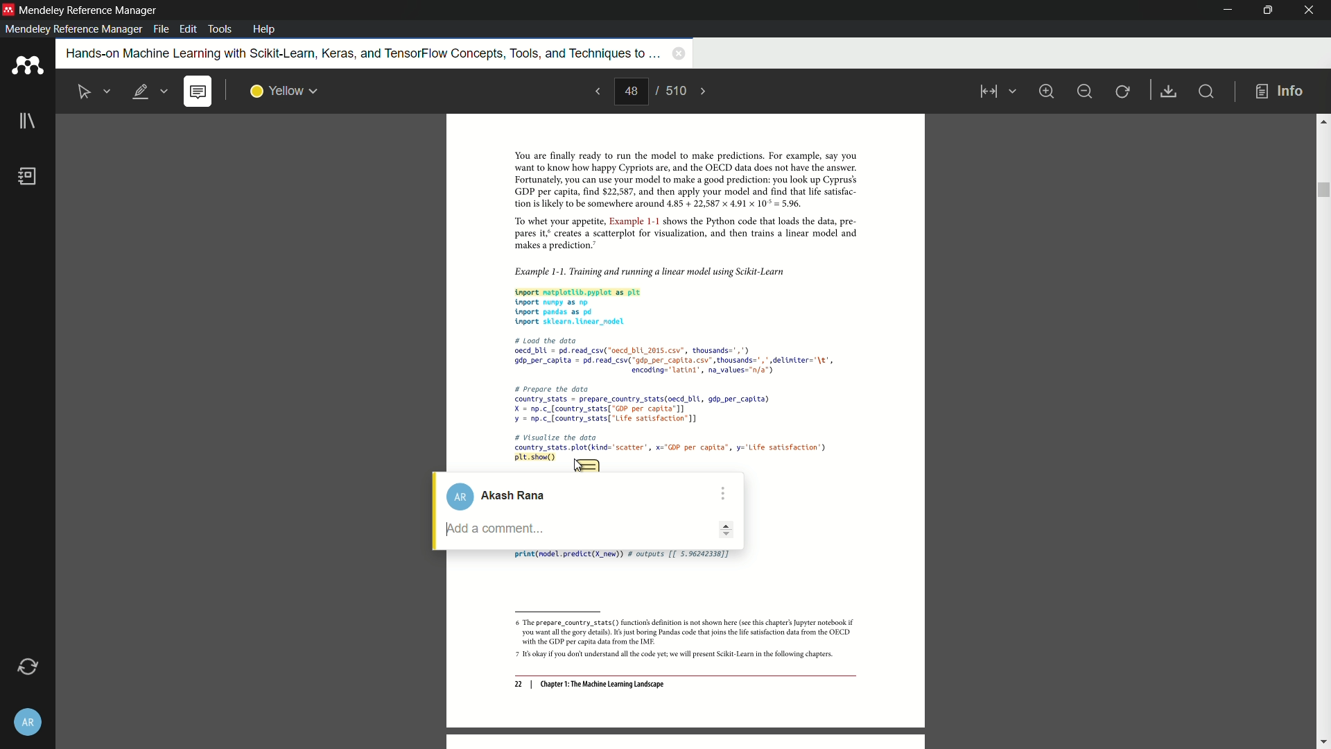 This screenshot has width=1331, height=749. What do you see at coordinates (284, 92) in the screenshot?
I see `highlight color` at bounding box center [284, 92].